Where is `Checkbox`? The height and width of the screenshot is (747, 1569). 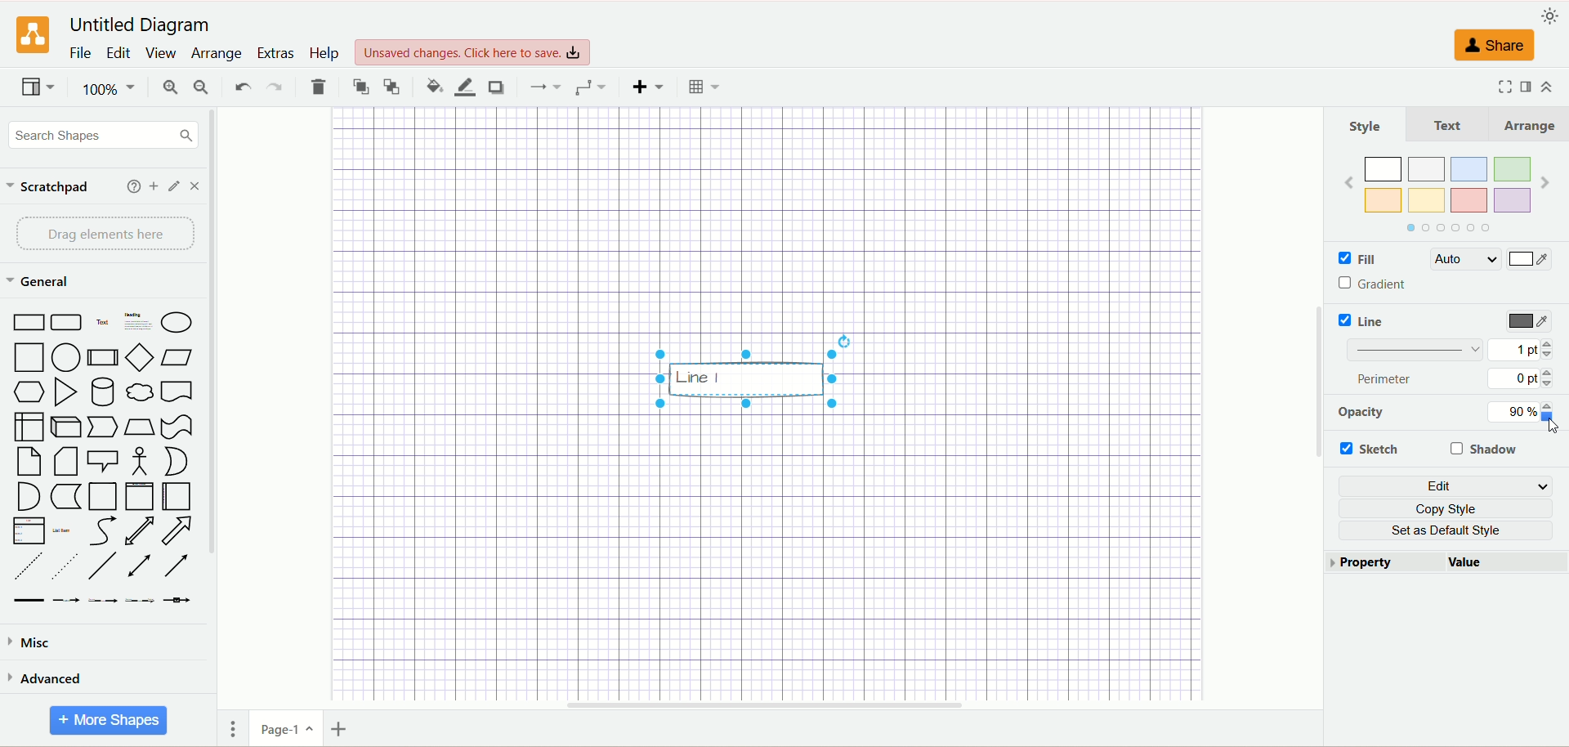 Checkbox is located at coordinates (1340, 261).